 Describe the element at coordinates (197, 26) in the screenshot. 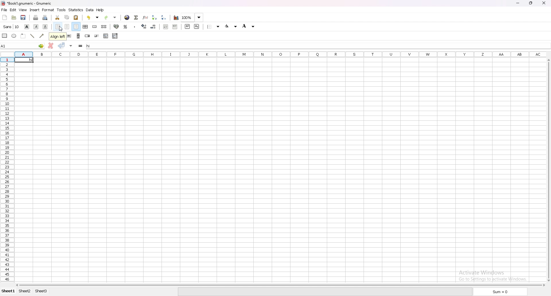

I see `subscript` at that location.